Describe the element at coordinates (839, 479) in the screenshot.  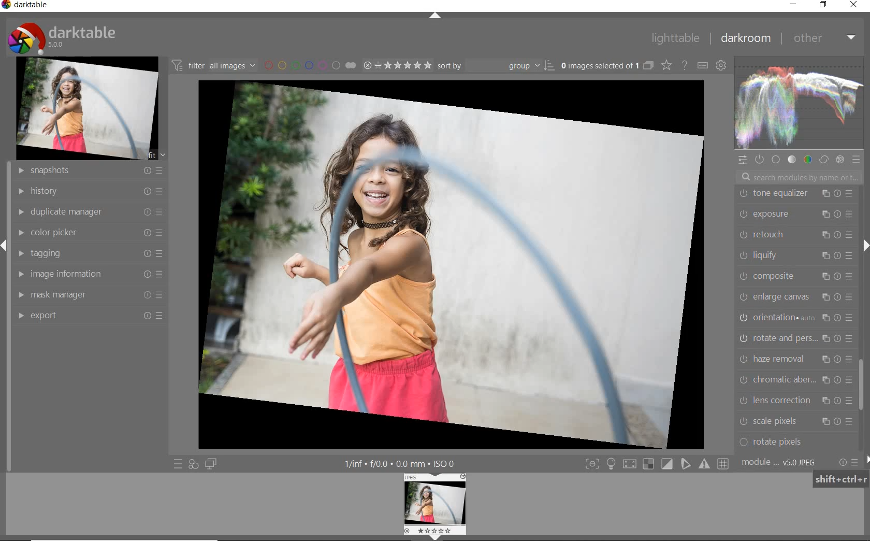
I see `shift+ctrl+r` at that location.